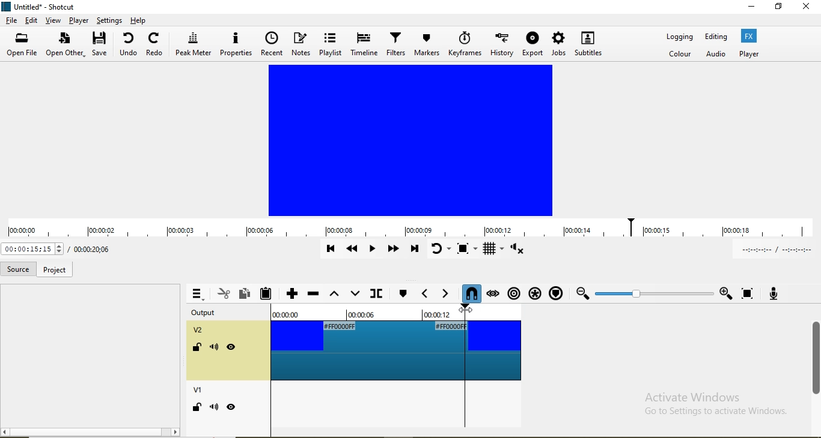 The image size is (821, 438). Describe the element at coordinates (588, 43) in the screenshot. I see `subtitles` at that location.